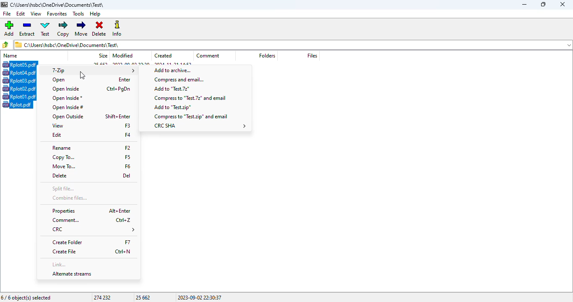 The image size is (573, 302). What do you see at coordinates (82, 76) in the screenshot?
I see `cursor` at bounding box center [82, 76].